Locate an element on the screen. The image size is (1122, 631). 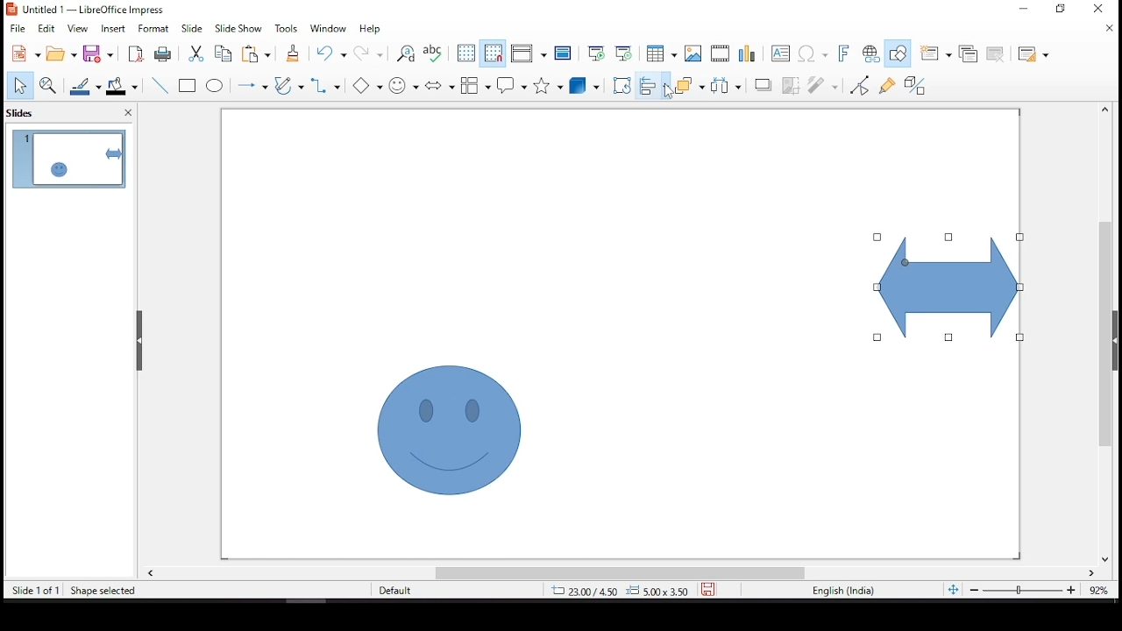
fit slide to current window is located at coordinates (953, 589).